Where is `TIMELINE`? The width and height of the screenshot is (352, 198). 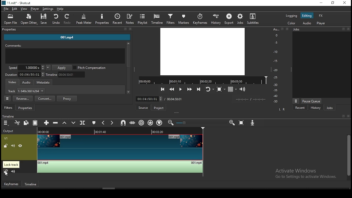
TIMELINE is located at coordinates (122, 131).